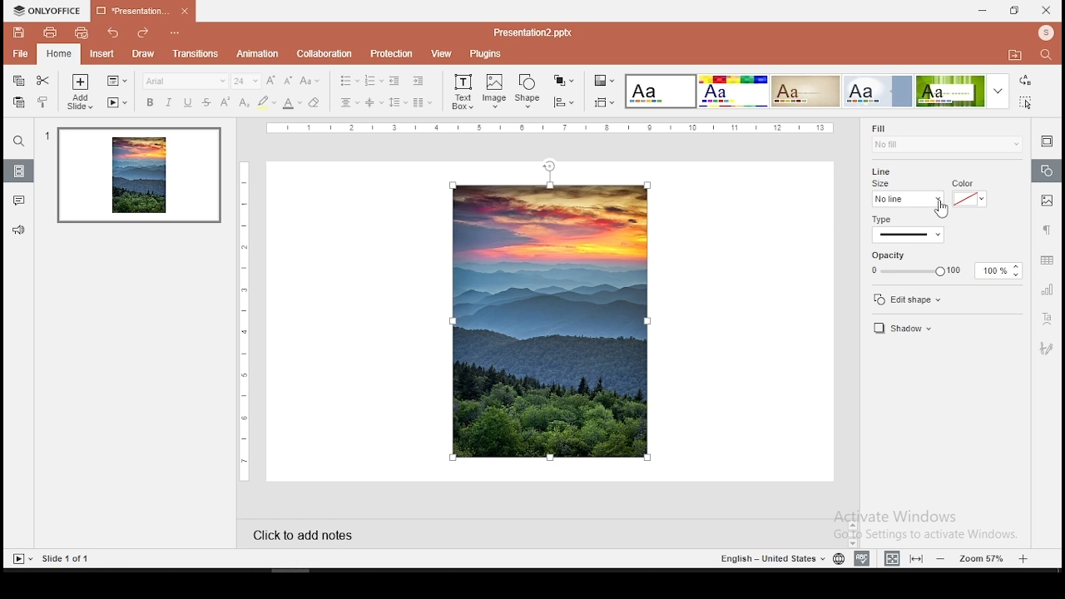  Describe the element at coordinates (373, 80) in the screenshot. I see `numbering` at that location.